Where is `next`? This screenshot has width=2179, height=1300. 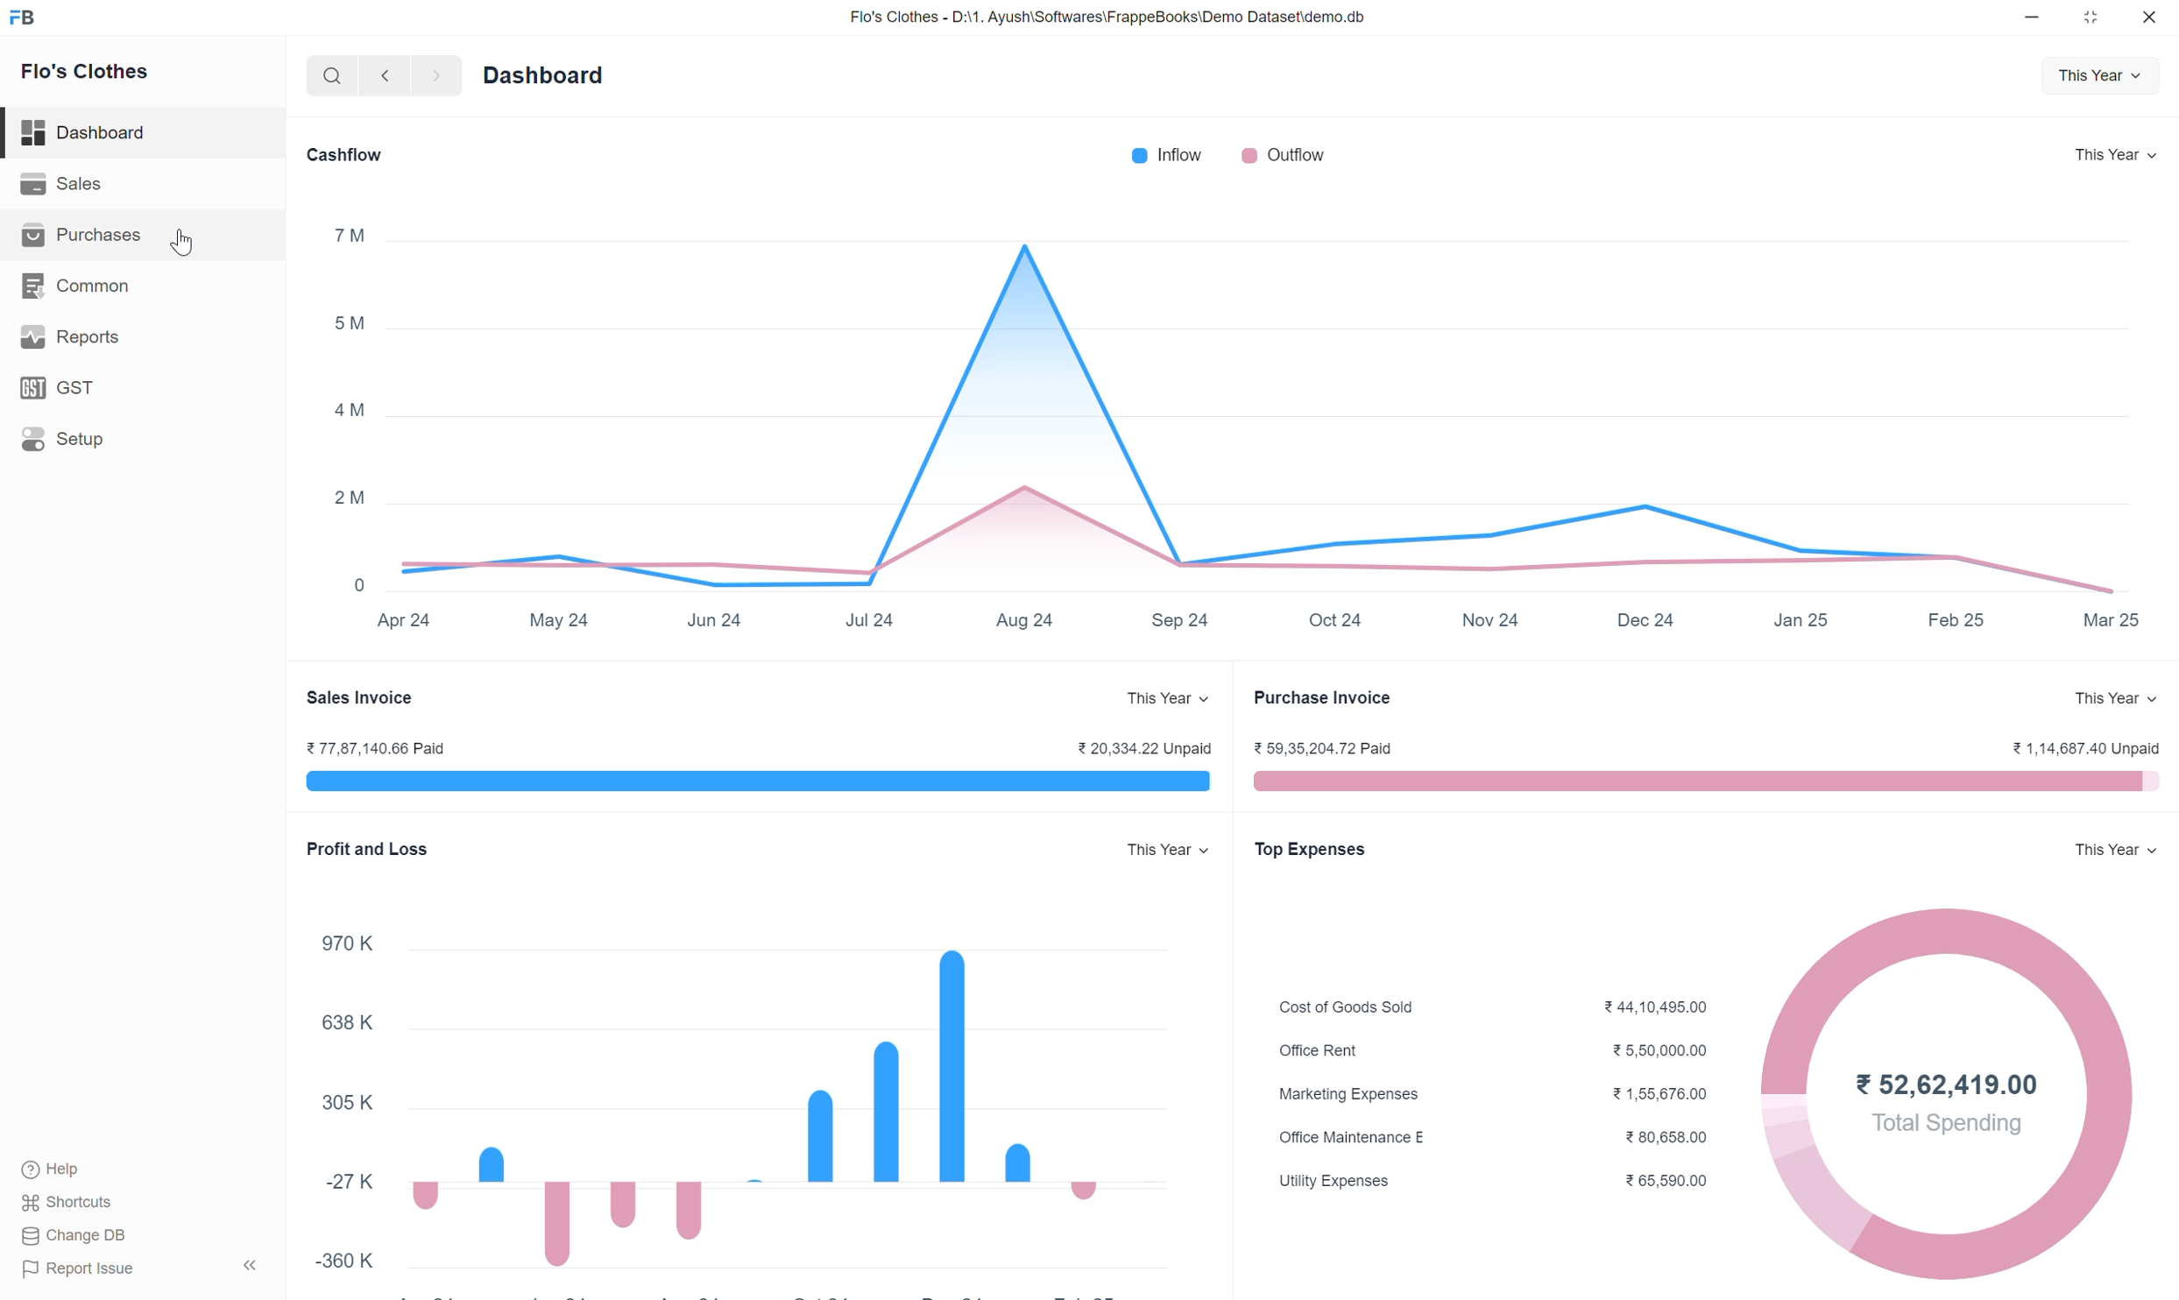
next is located at coordinates (439, 75).